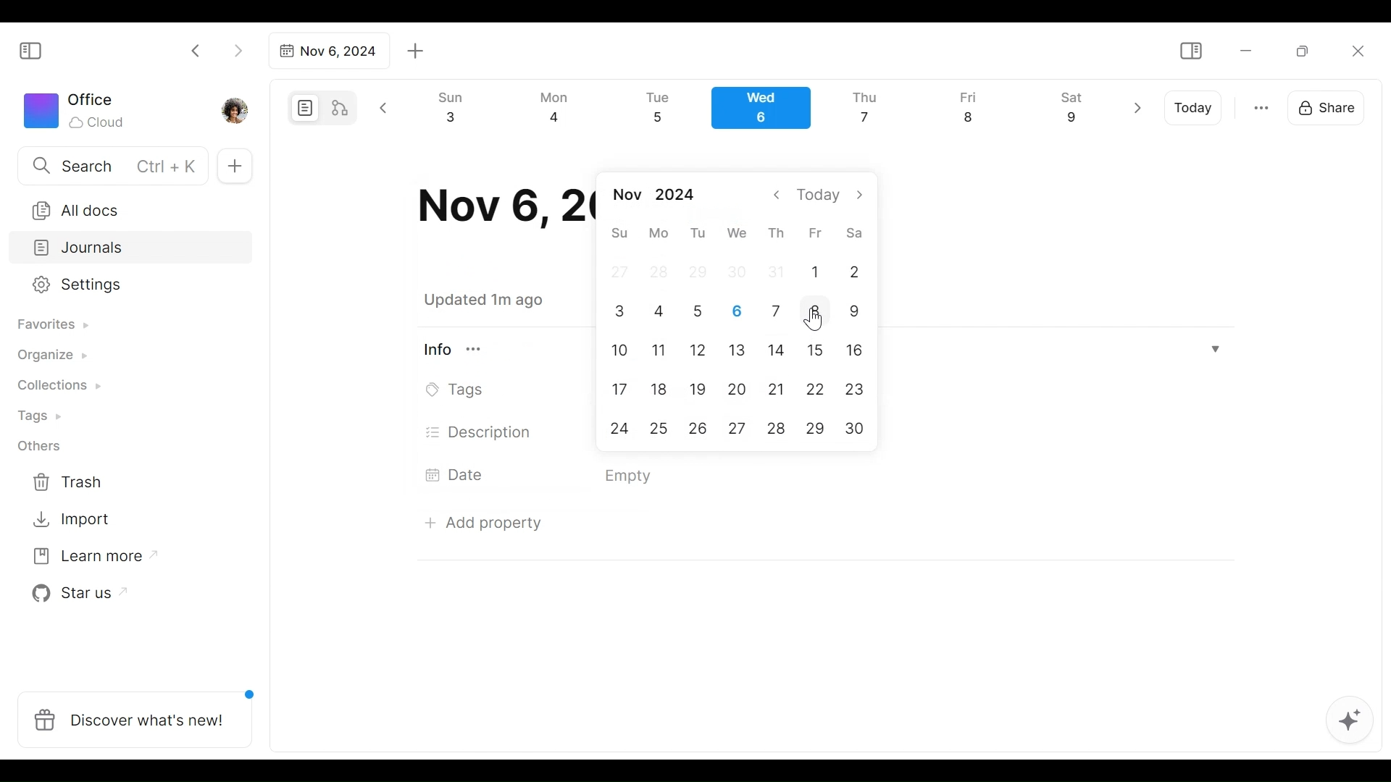 Image resolution: width=1391 pixels, height=782 pixels. I want to click on Saved, so click(501, 300).